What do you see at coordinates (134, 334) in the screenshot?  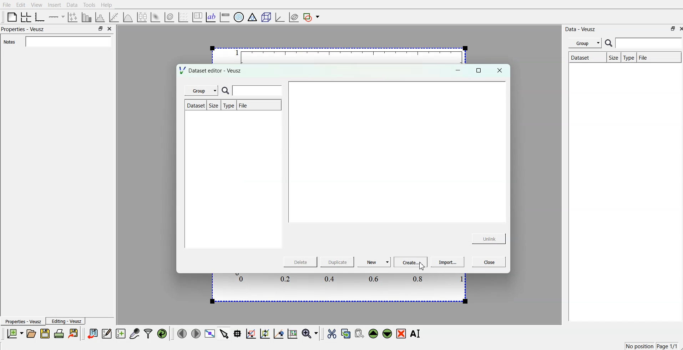 I see `capture remote data` at bounding box center [134, 334].